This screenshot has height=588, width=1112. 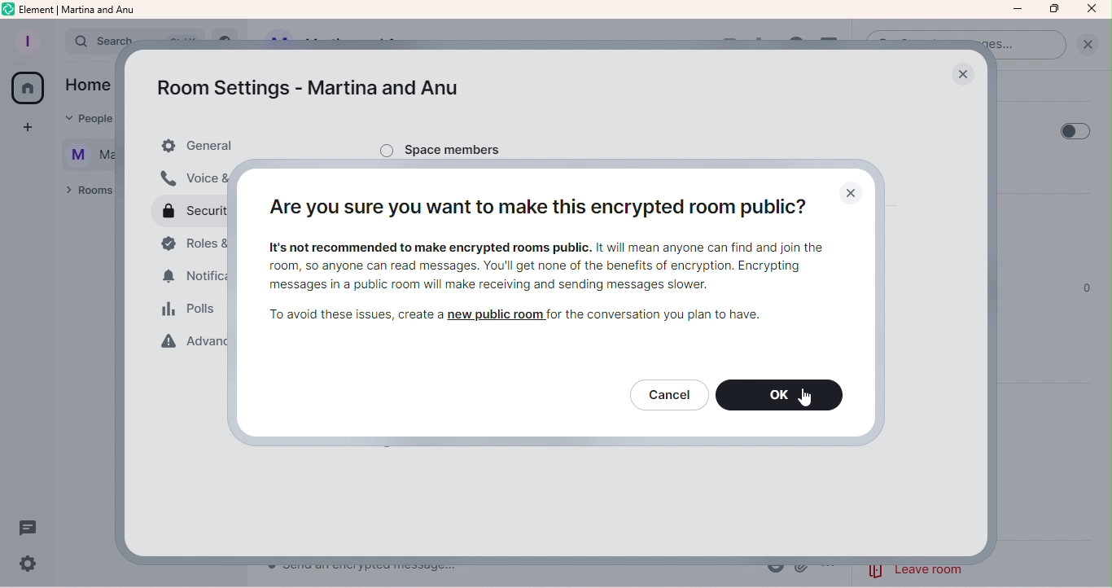 I want to click on General, so click(x=202, y=147).